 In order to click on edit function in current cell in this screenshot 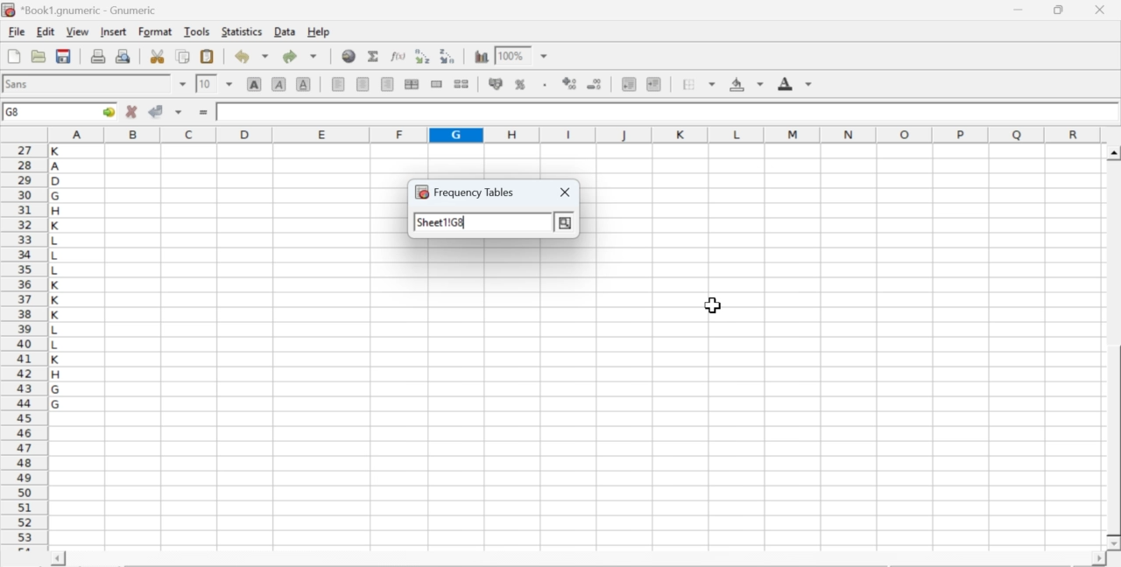, I will do `click(399, 55)`.